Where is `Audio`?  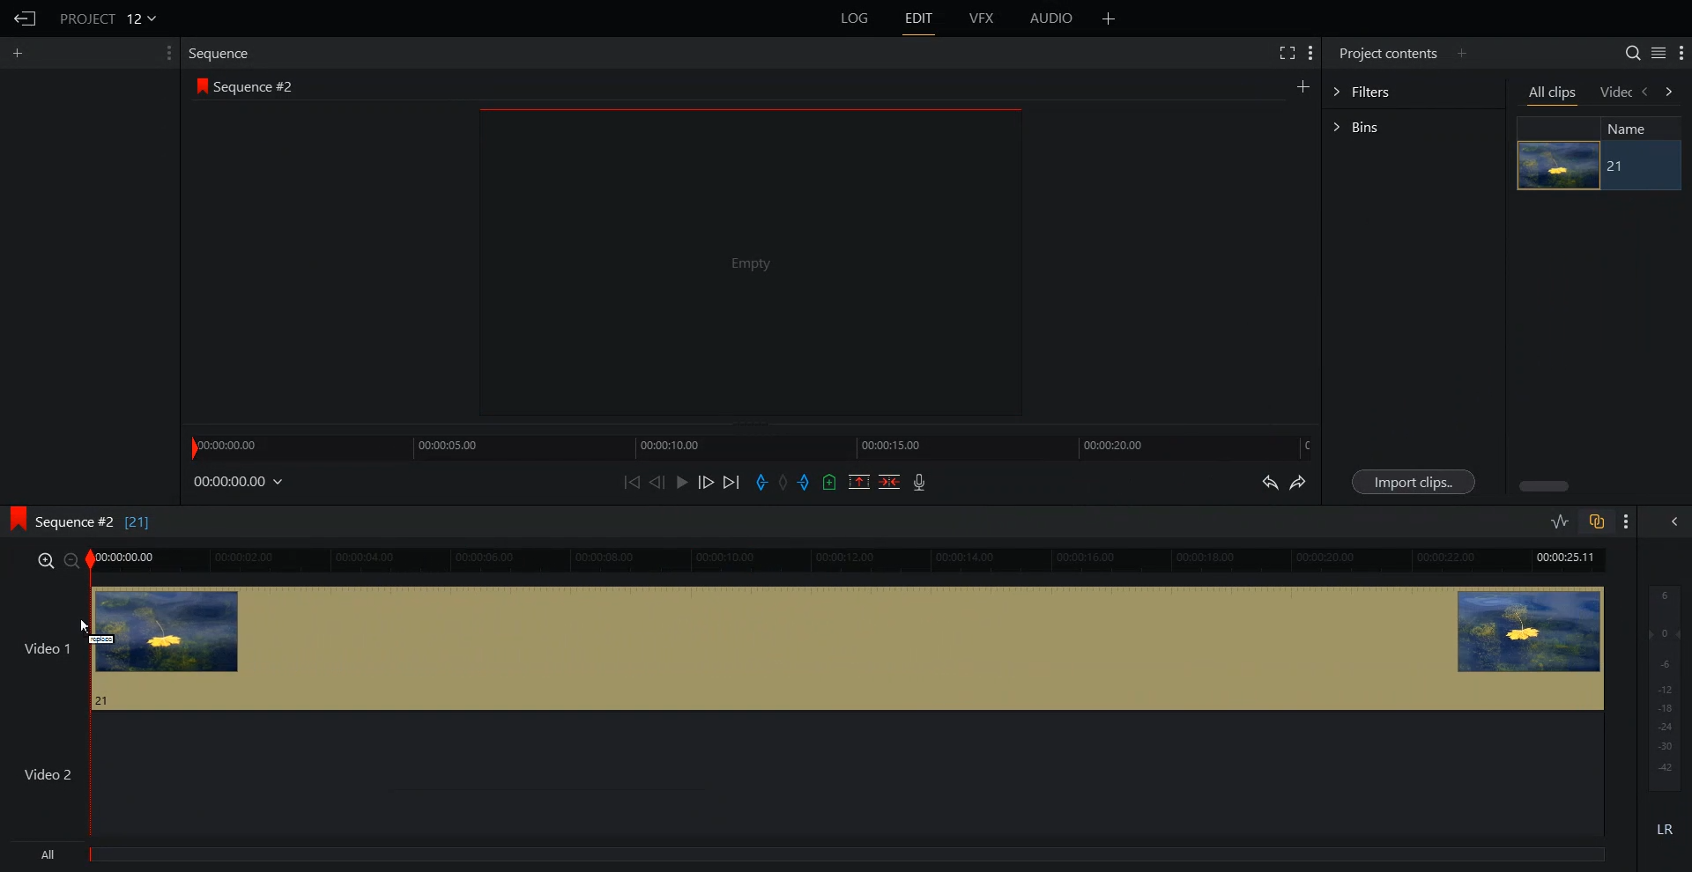
Audio is located at coordinates (1053, 18).